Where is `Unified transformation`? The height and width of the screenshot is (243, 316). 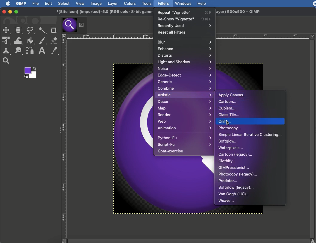 Unified transformation is located at coordinates (6, 41).